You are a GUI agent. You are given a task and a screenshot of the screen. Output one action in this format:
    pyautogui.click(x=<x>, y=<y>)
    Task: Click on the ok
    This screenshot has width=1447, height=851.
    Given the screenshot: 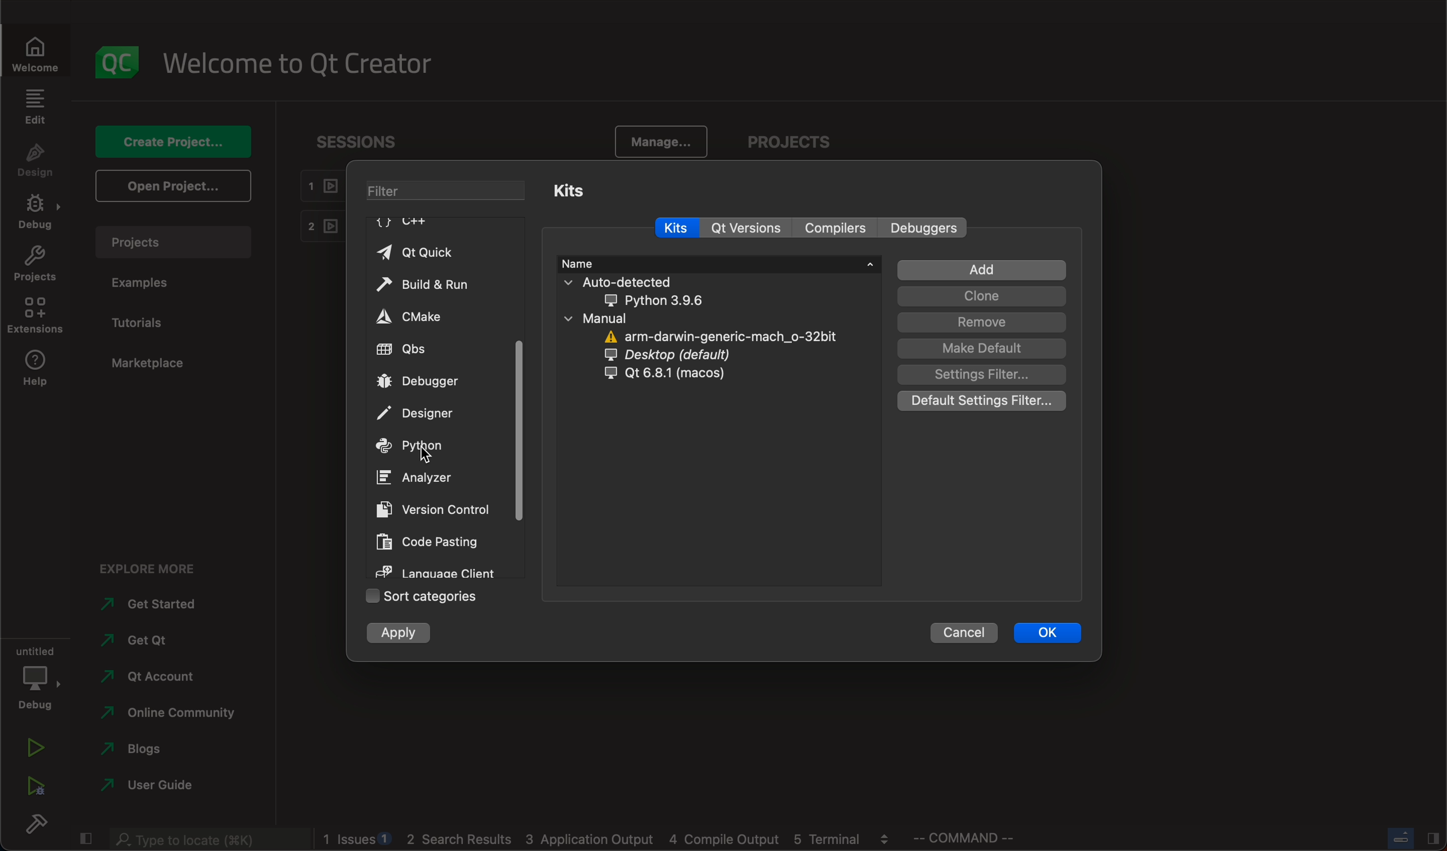 What is the action you would take?
    pyautogui.click(x=1050, y=630)
    